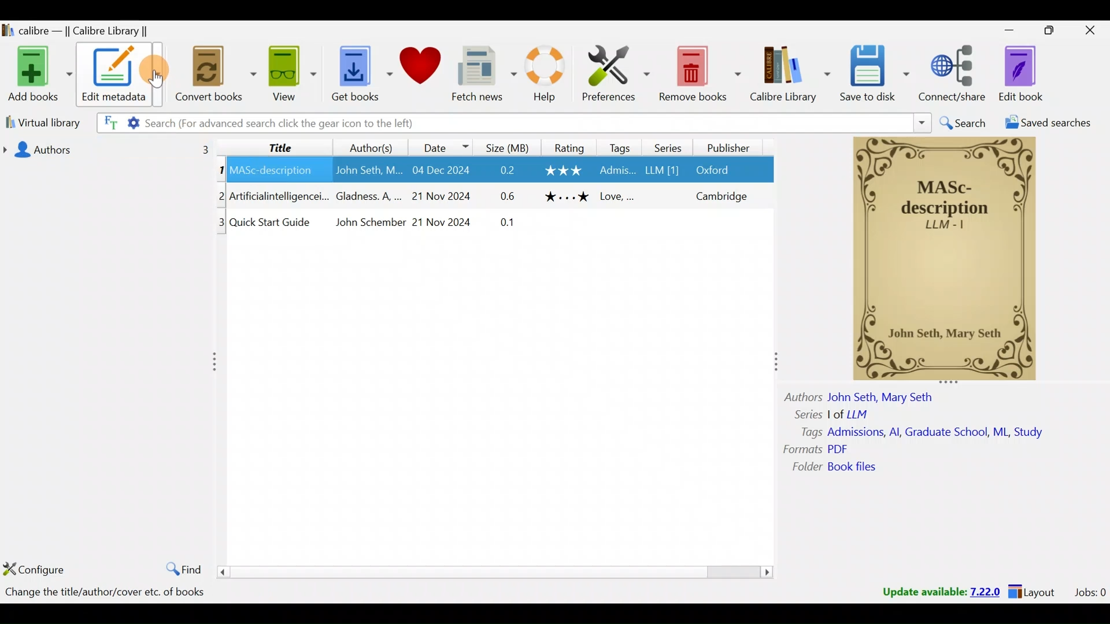 The image size is (1110, 624). I want to click on , so click(803, 398).